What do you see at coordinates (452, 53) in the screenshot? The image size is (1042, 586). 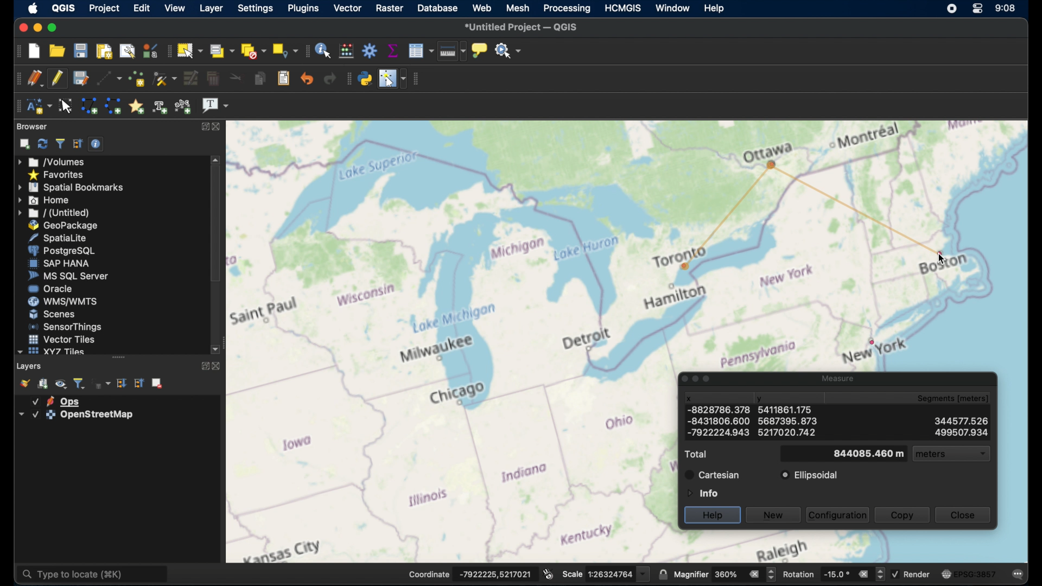 I see `measure line` at bounding box center [452, 53].